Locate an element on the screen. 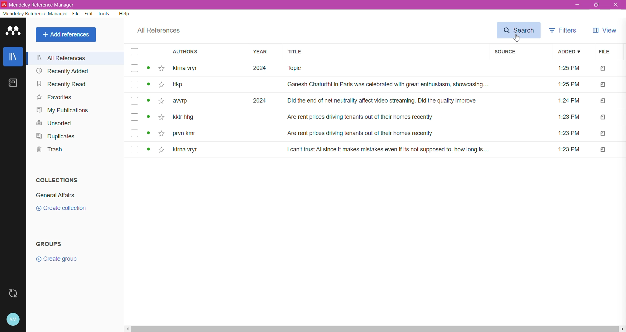  file type is located at coordinates (603, 150).